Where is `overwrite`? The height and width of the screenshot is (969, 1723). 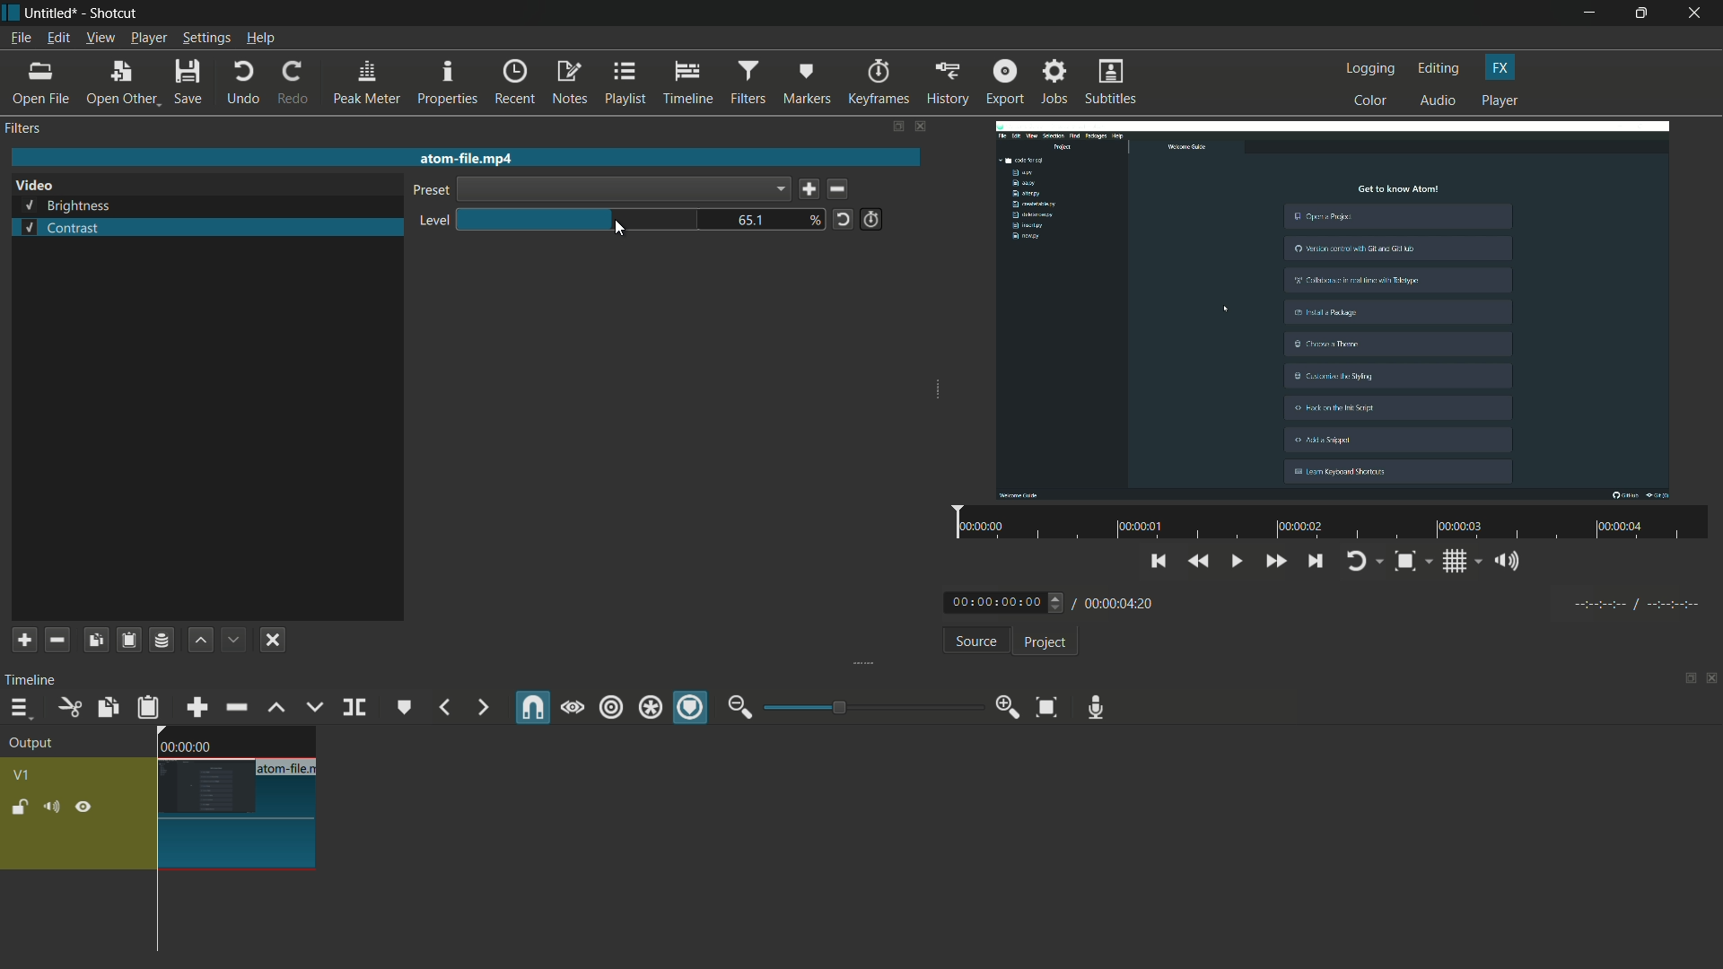 overwrite is located at coordinates (311, 707).